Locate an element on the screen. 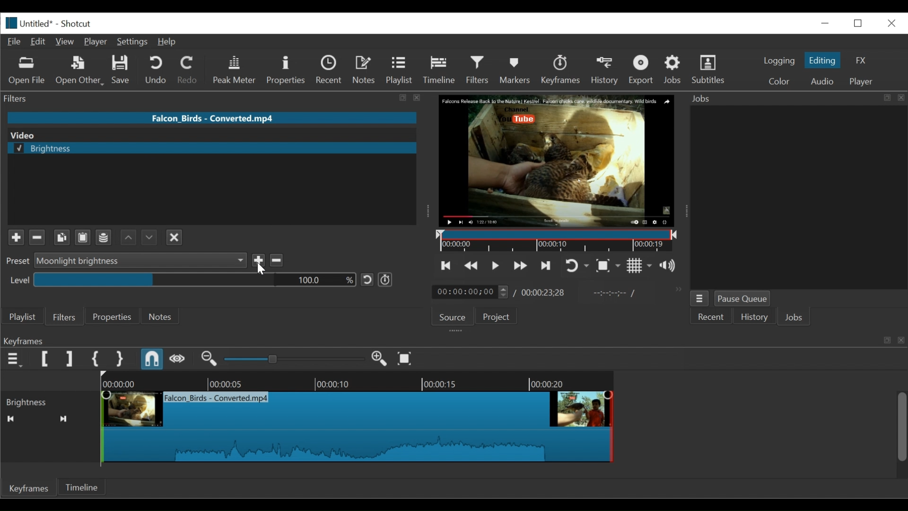 This screenshot has height=511, width=908. Source is located at coordinates (453, 317).